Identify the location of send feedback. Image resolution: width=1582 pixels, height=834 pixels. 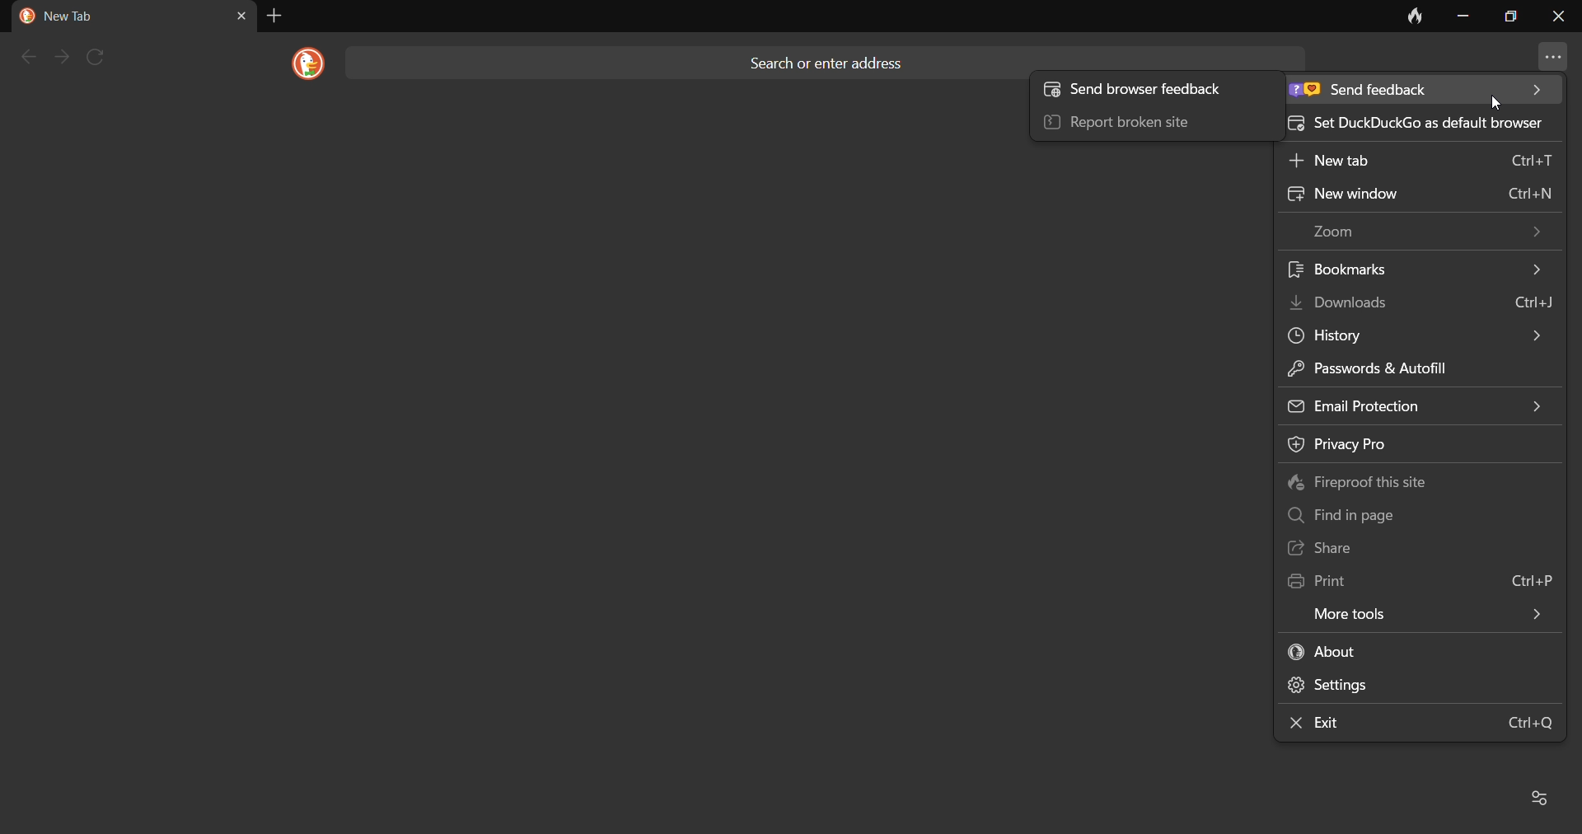
(1419, 91).